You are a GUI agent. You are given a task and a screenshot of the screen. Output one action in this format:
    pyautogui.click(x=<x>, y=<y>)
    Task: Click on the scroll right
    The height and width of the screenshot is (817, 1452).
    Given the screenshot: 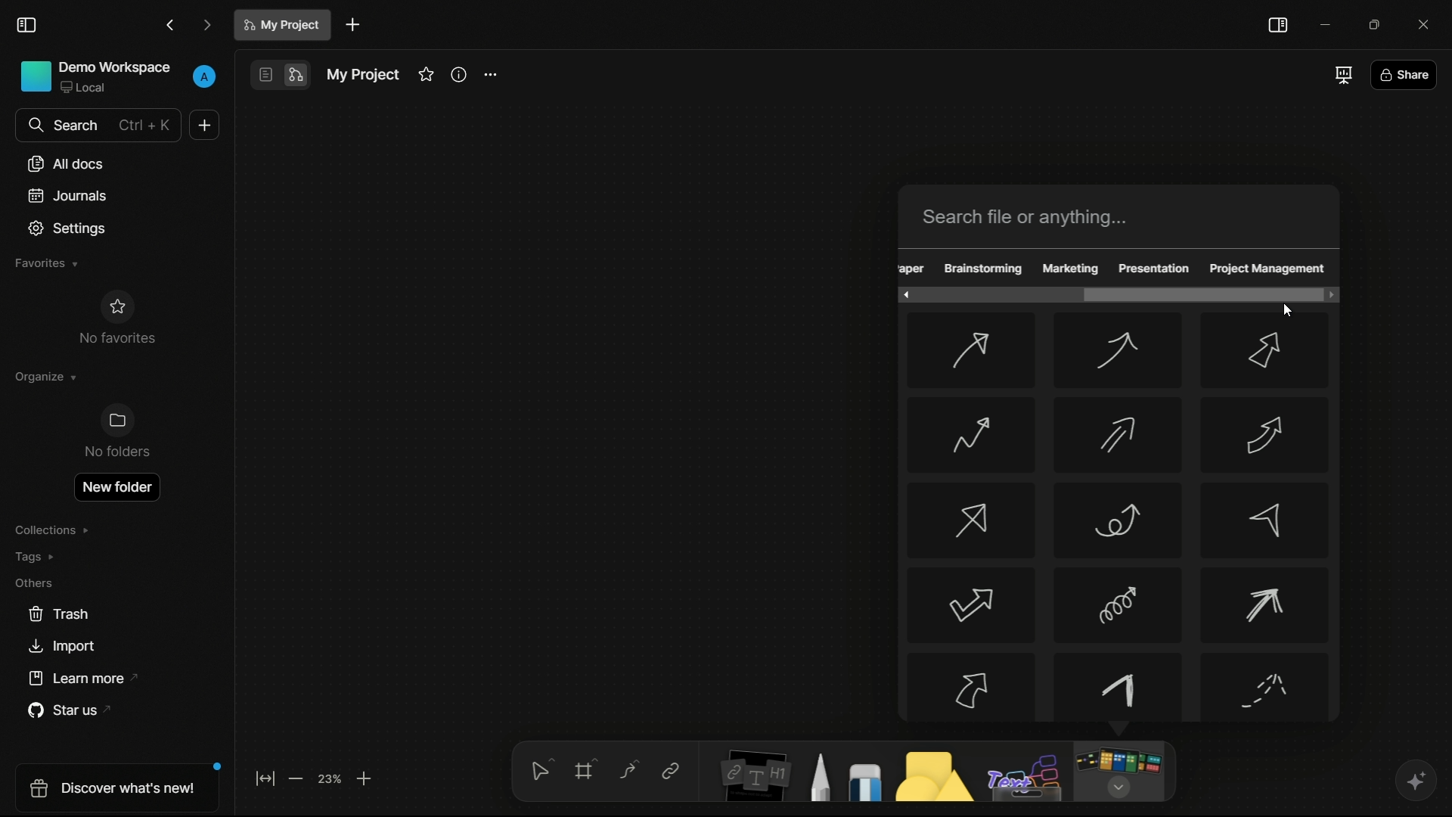 What is the action you would take?
    pyautogui.click(x=1329, y=294)
    